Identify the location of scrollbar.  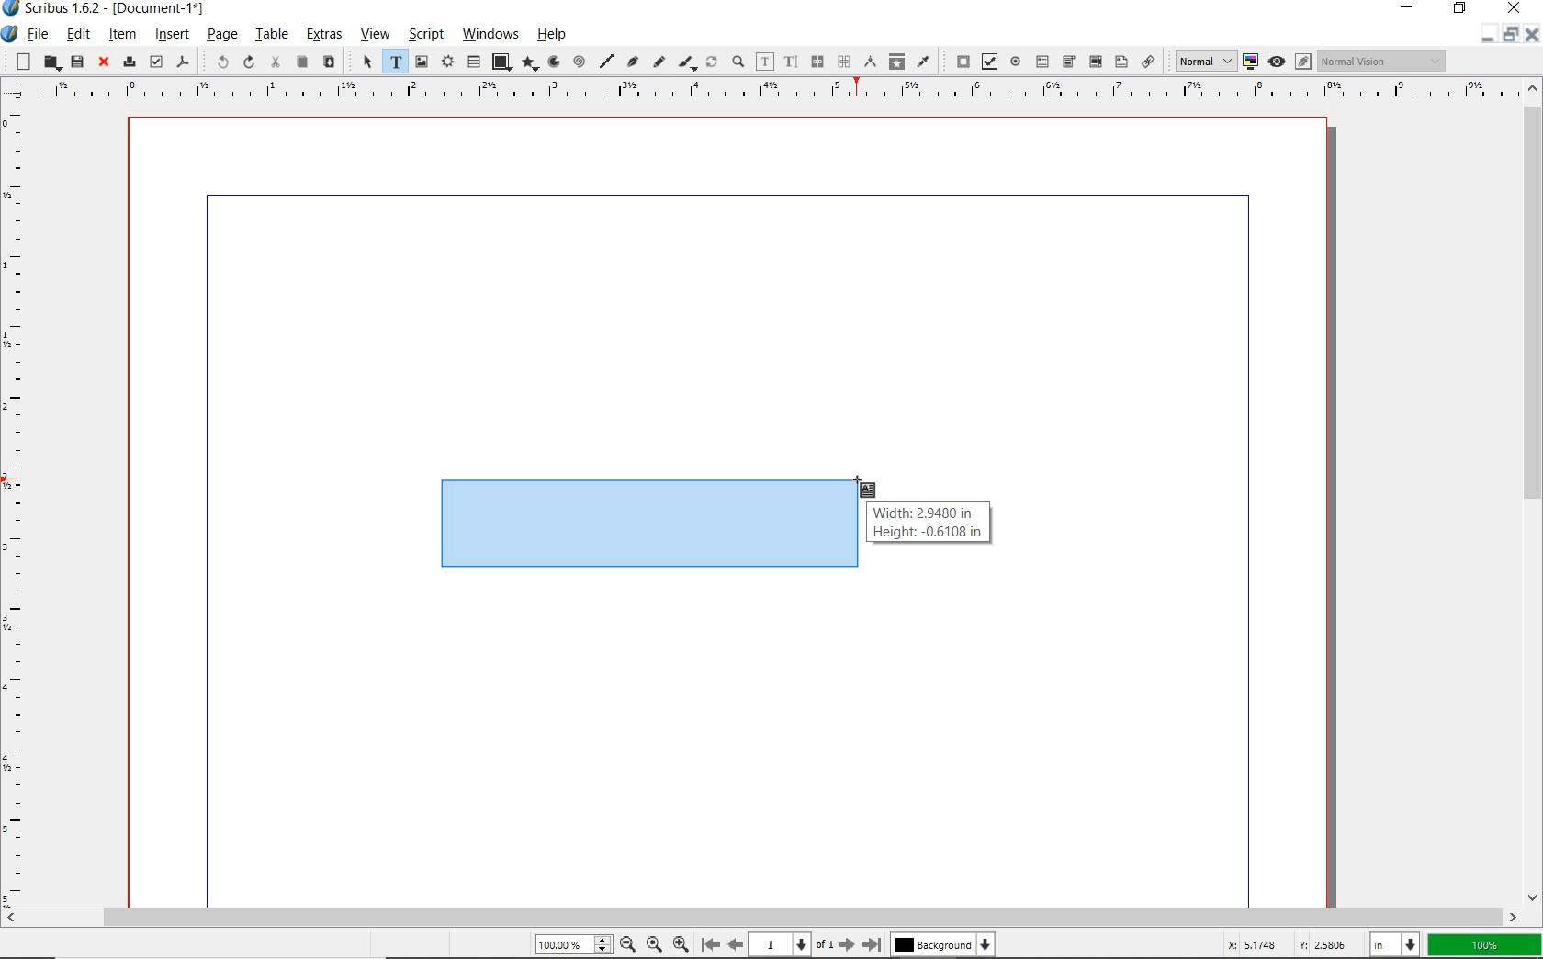
(1532, 491).